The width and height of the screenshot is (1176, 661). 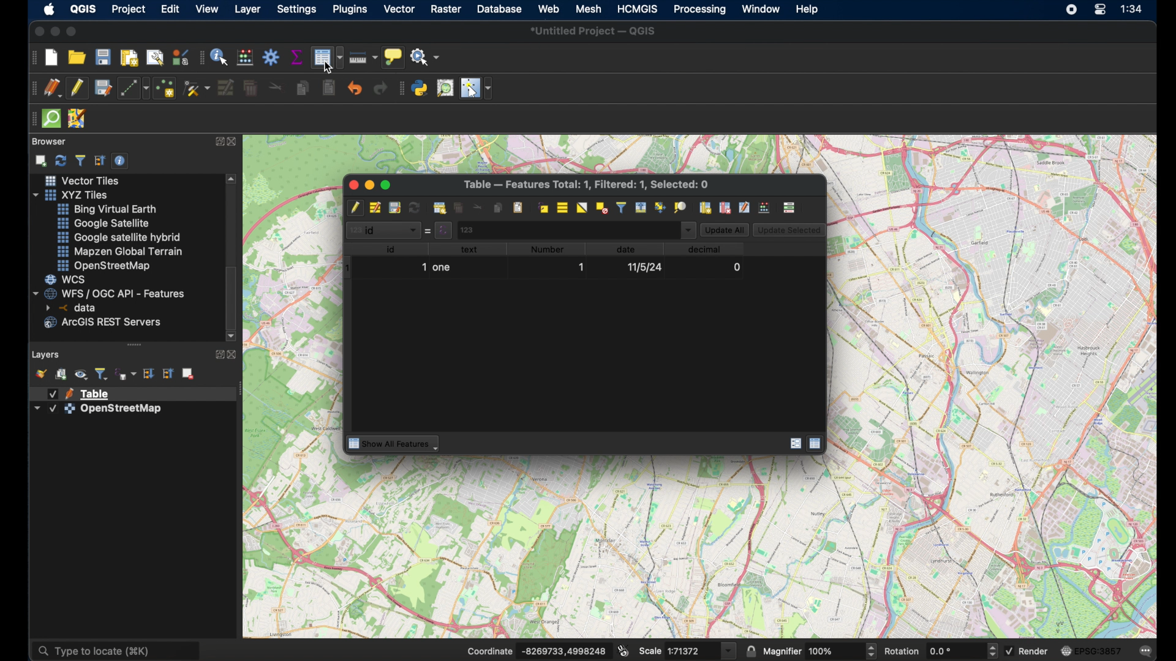 I want to click on browser, so click(x=50, y=141).